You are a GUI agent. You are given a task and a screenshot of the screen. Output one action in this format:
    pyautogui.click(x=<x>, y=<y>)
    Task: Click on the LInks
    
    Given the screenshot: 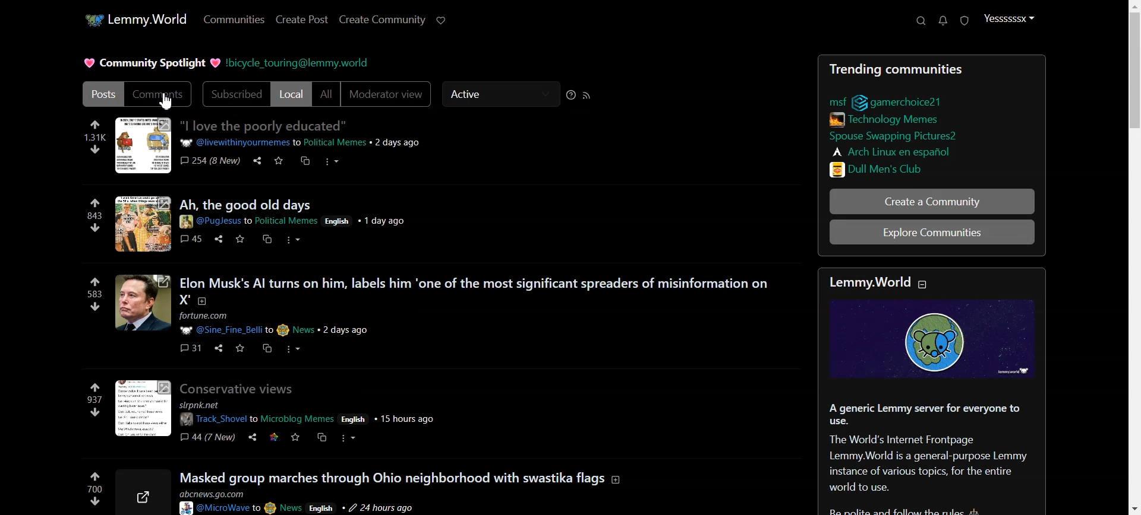 What is the action you would take?
    pyautogui.click(x=892, y=134)
    